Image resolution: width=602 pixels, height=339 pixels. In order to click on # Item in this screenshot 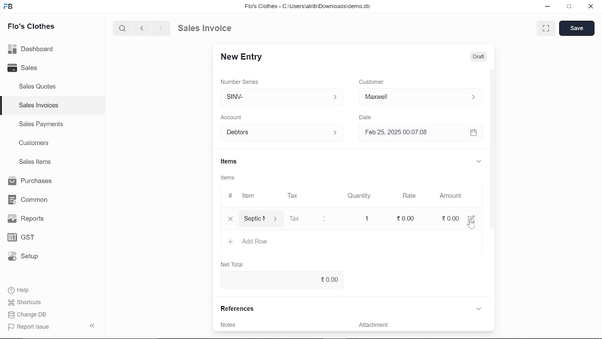, I will do `click(241, 196)`.